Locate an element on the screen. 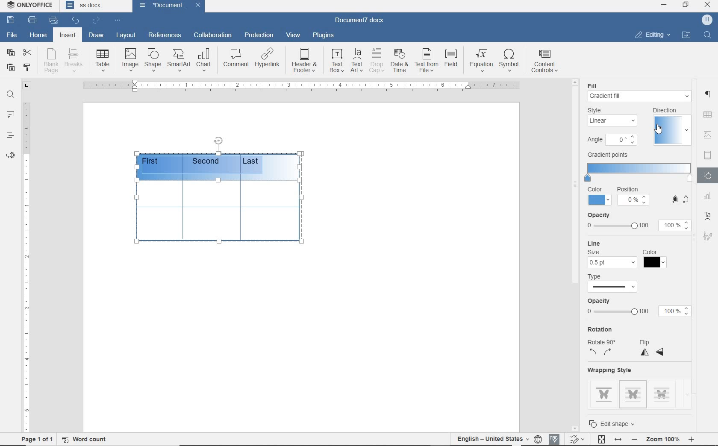 This screenshot has height=446, width=718. position table is located at coordinates (218, 140).